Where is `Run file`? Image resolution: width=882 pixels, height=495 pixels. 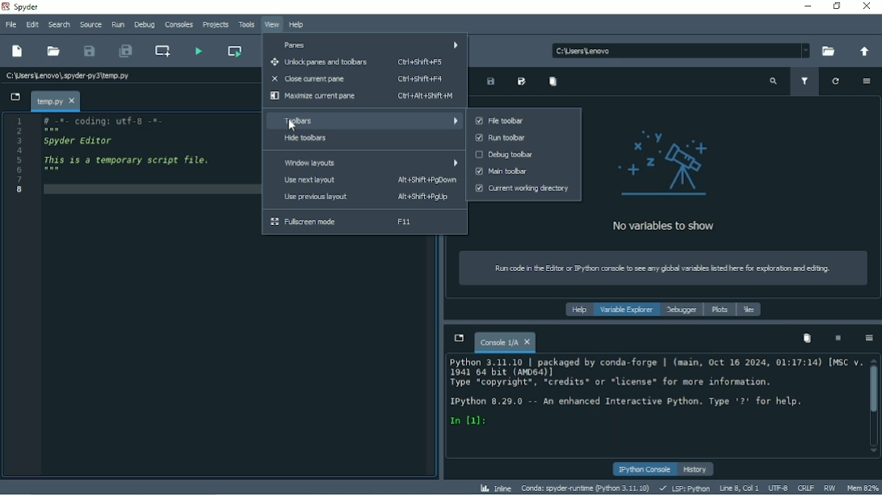 Run file is located at coordinates (198, 50).